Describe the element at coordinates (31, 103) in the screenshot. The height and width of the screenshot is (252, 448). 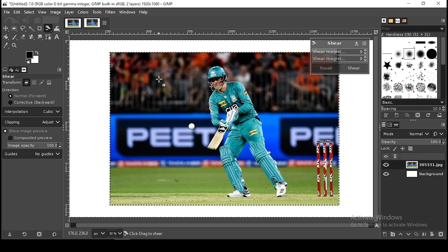
I see `corrective (backward)` at that location.